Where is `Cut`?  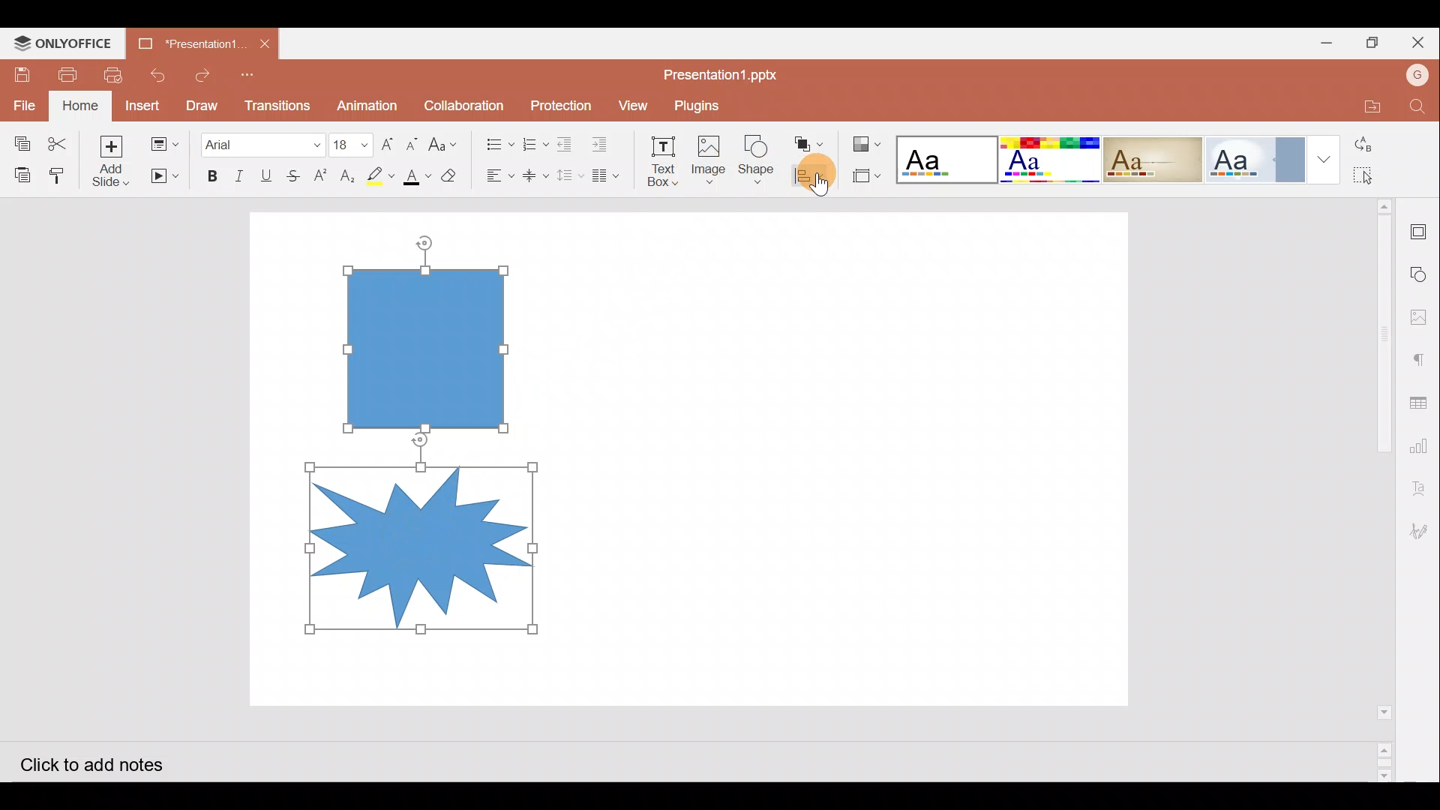
Cut is located at coordinates (57, 138).